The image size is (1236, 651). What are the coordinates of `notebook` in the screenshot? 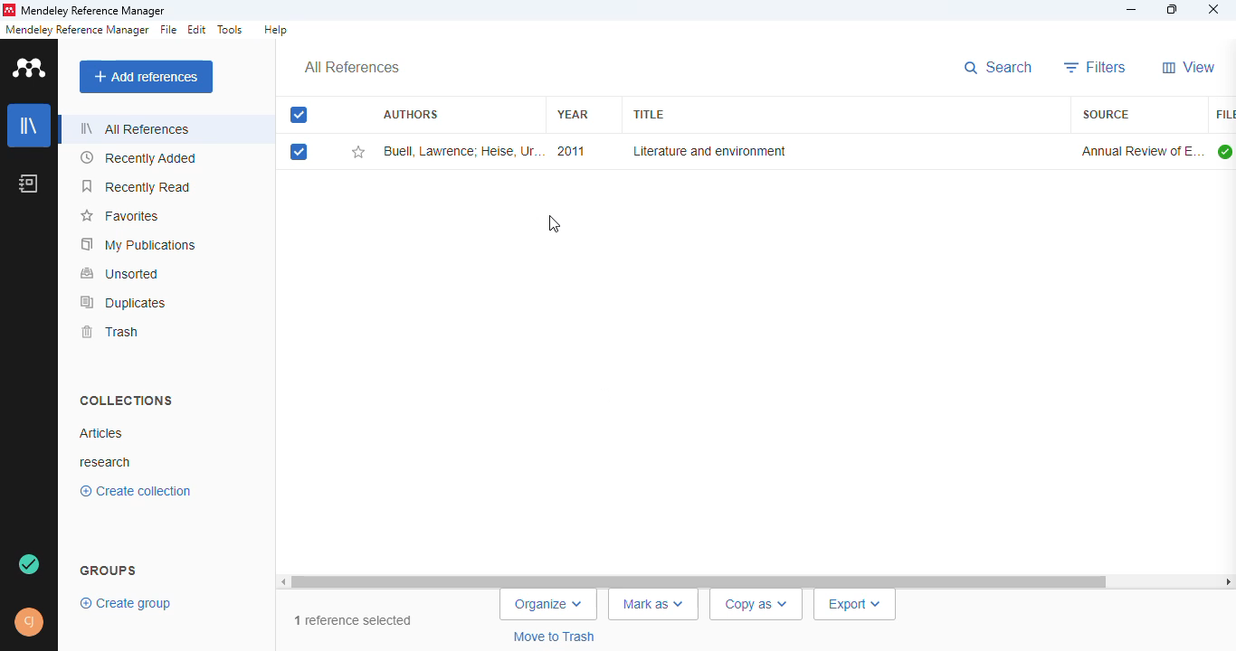 It's located at (28, 184).